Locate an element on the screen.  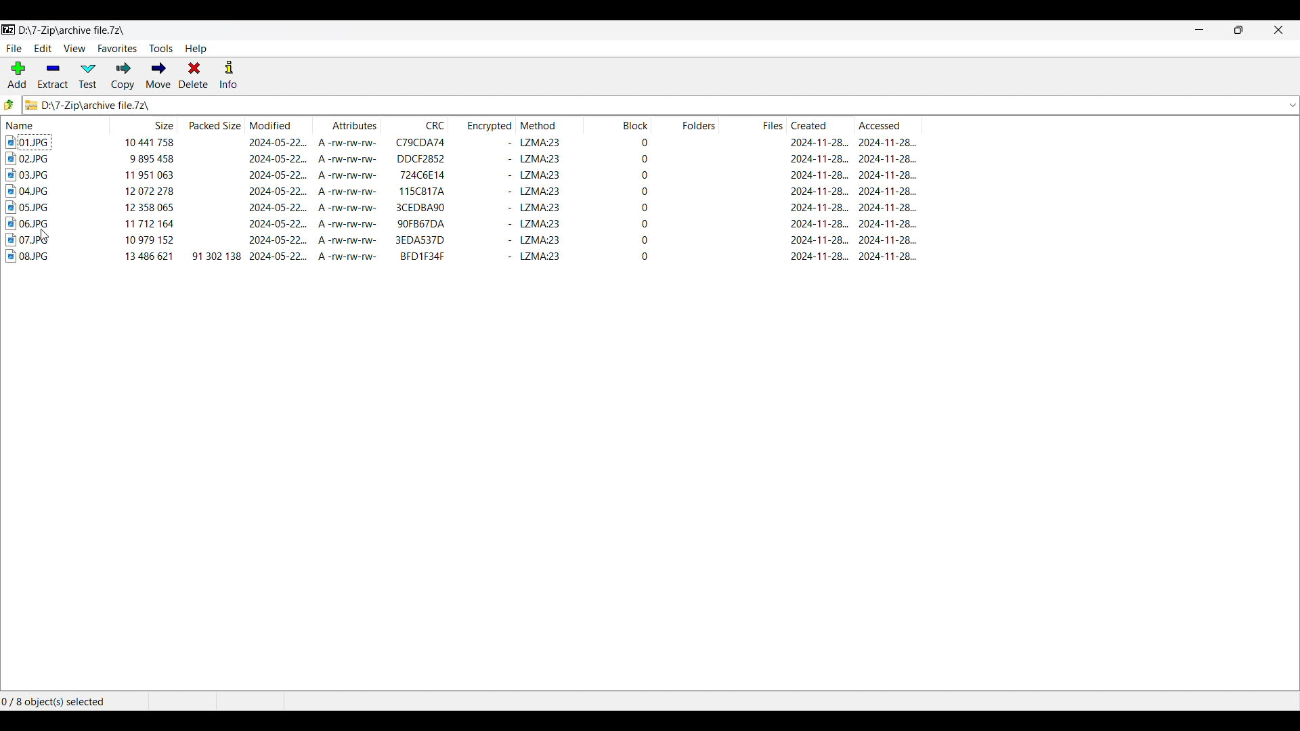
modified date & time is located at coordinates (278, 207).